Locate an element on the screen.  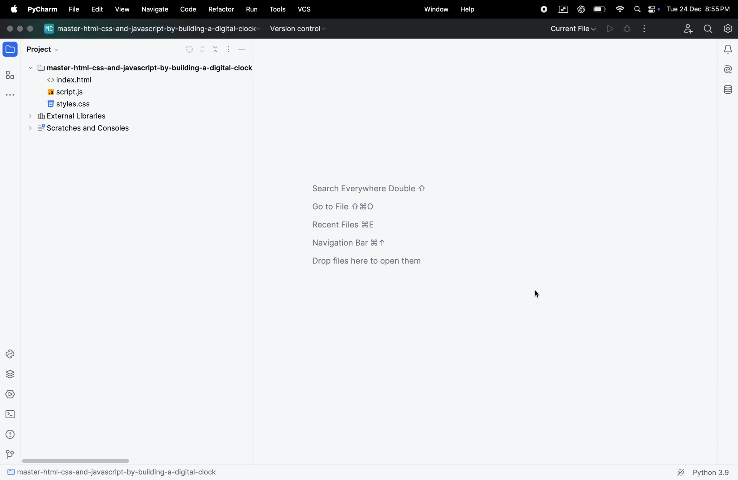
run and debug is located at coordinates (610, 29).